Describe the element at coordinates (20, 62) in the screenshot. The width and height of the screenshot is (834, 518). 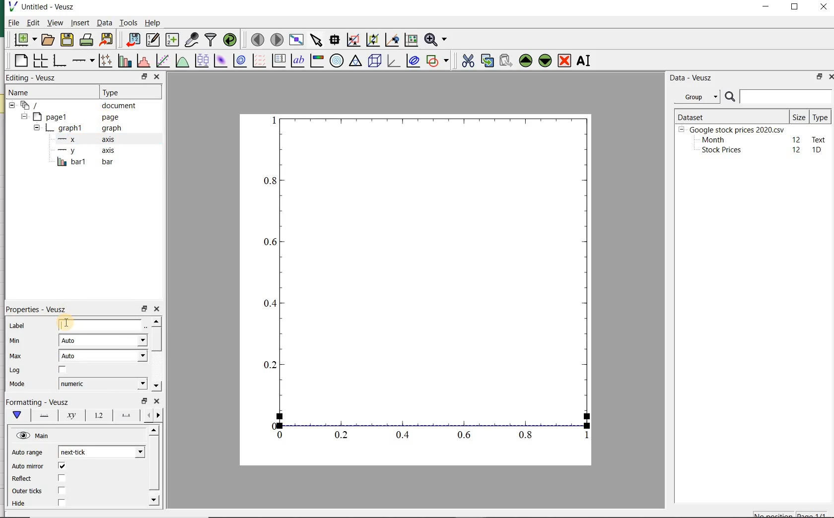
I see `blank page` at that location.